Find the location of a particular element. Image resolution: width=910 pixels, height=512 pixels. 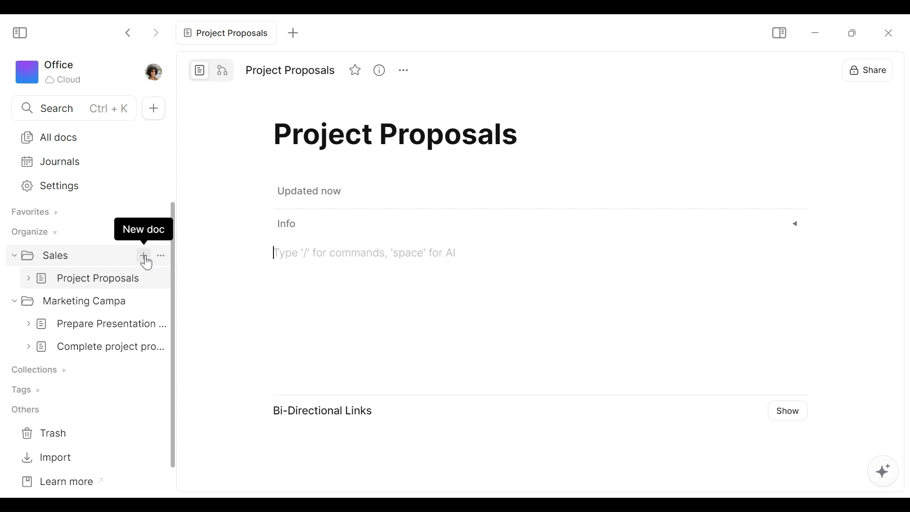

All Docs is located at coordinates (84, 137).